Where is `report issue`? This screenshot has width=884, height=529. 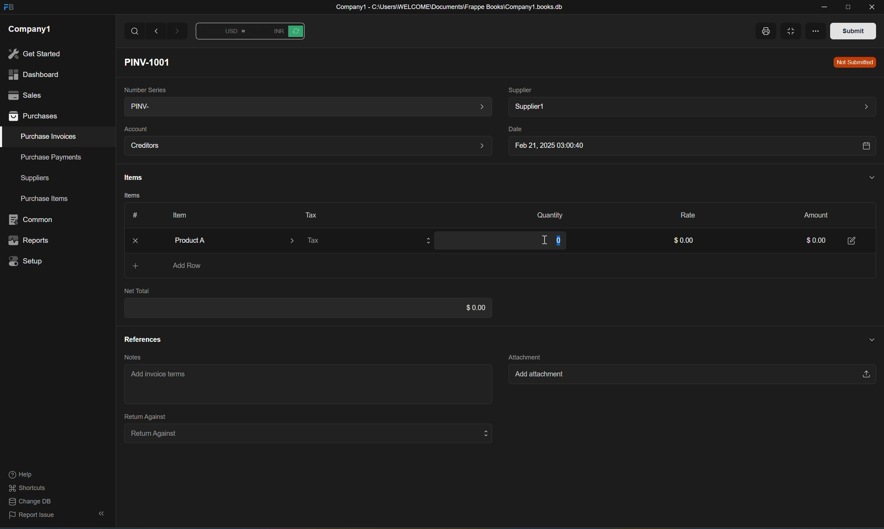 report issue is located at coordinates (32, 517).